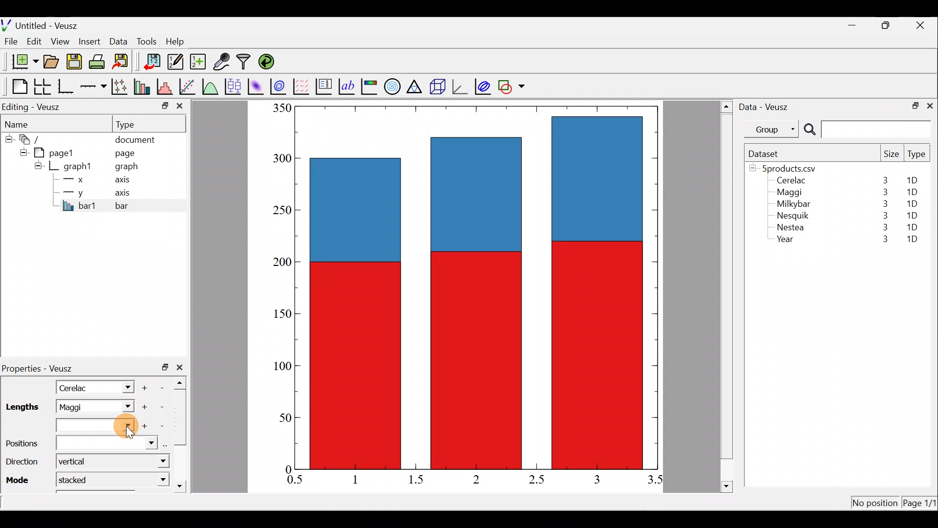 The image size is (938, 528). I want to click on Cursor, so click(120, 425).